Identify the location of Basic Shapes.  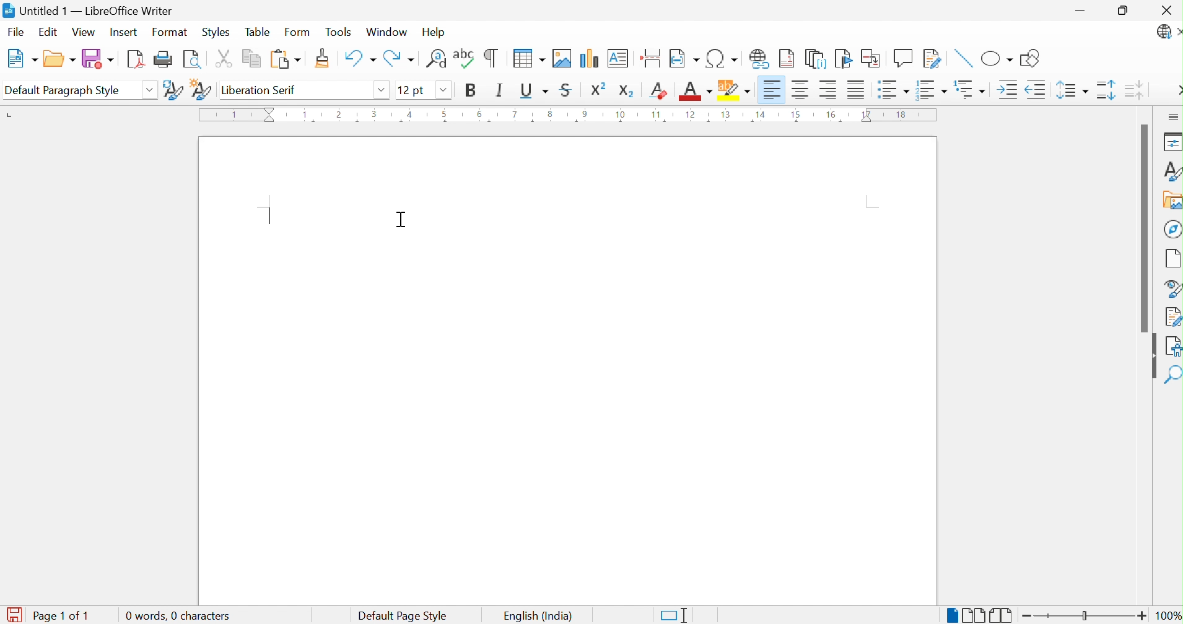
(995, 56).